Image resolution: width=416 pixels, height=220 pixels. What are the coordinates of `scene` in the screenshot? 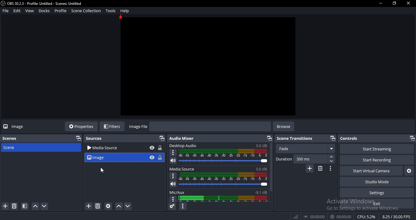 It's located at (25, 206).